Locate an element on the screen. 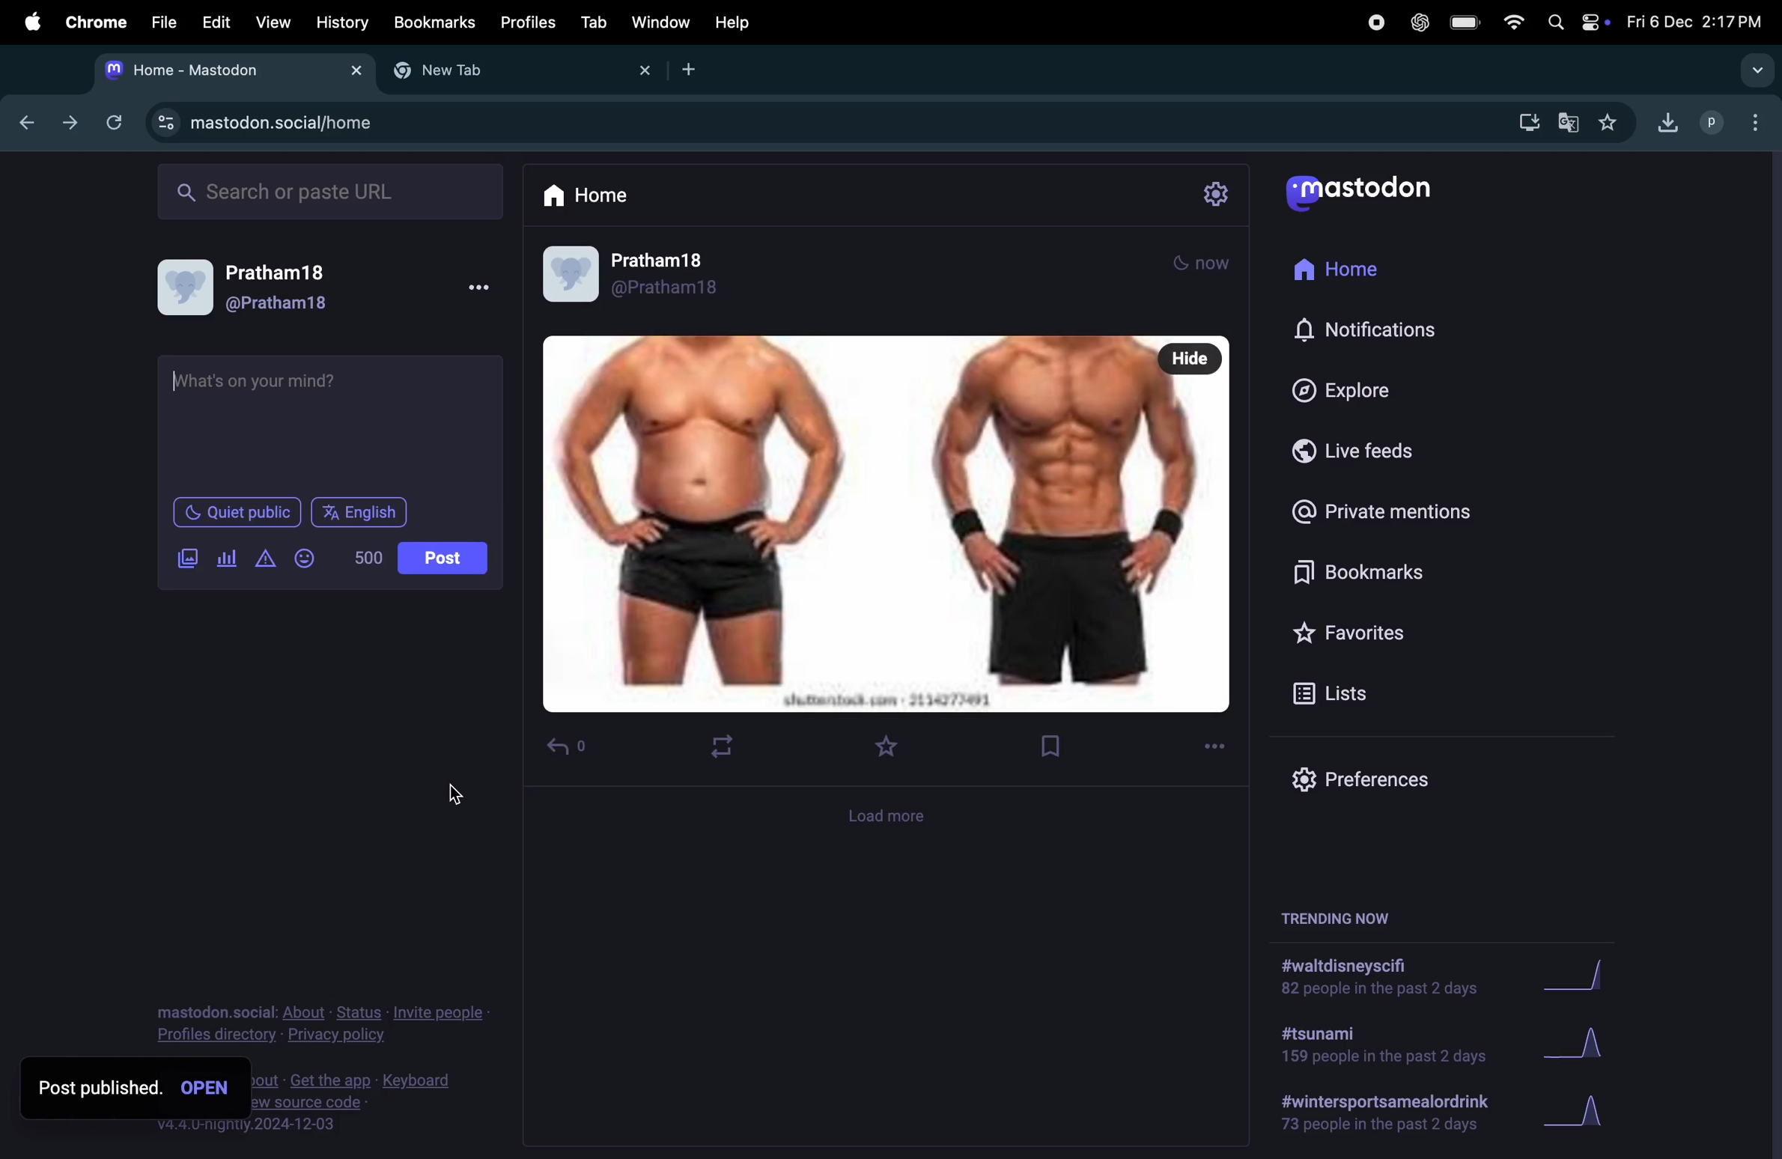 Image resolution: width=1782 pixels, height=1159 pixels. history is located at coordinates (340, 22).